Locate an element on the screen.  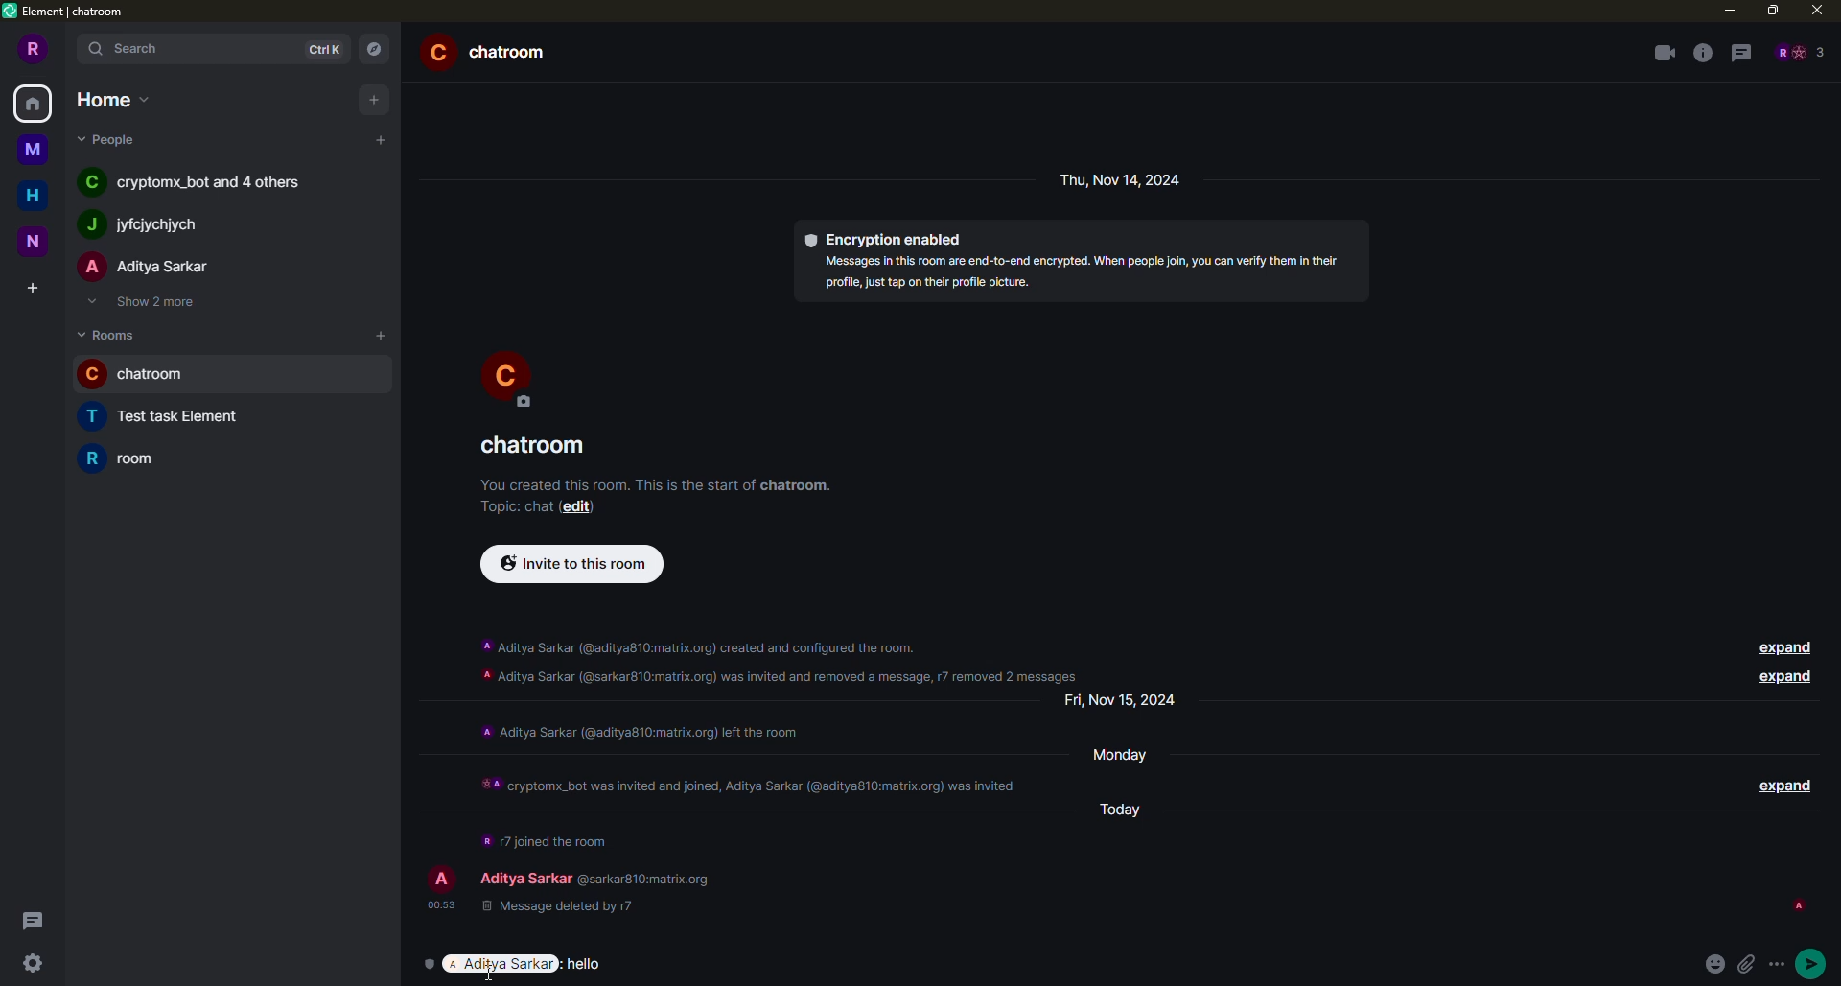
people is located at coordinates (111, 139).